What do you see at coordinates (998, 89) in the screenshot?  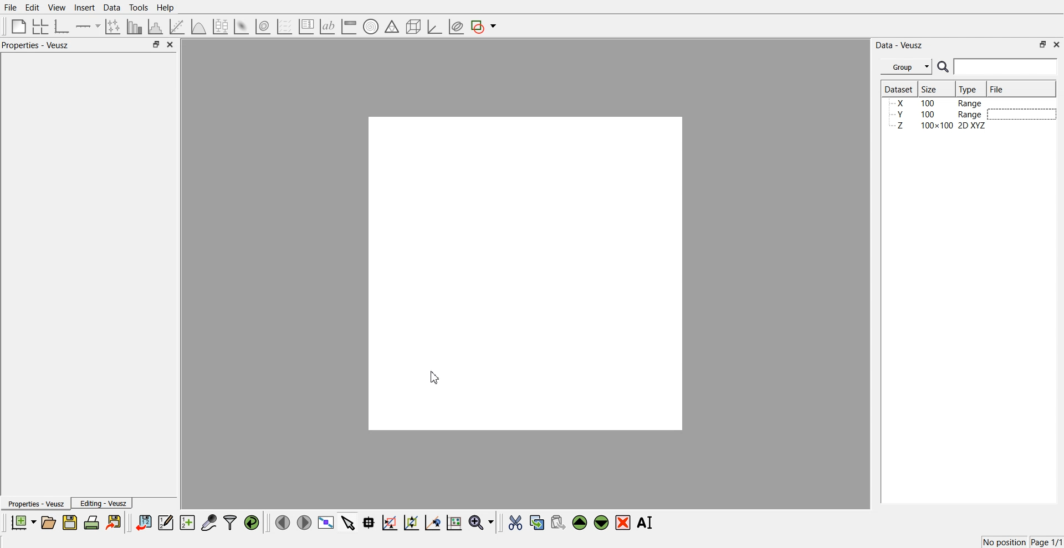 I see `File` at bounding box center [998, 89].